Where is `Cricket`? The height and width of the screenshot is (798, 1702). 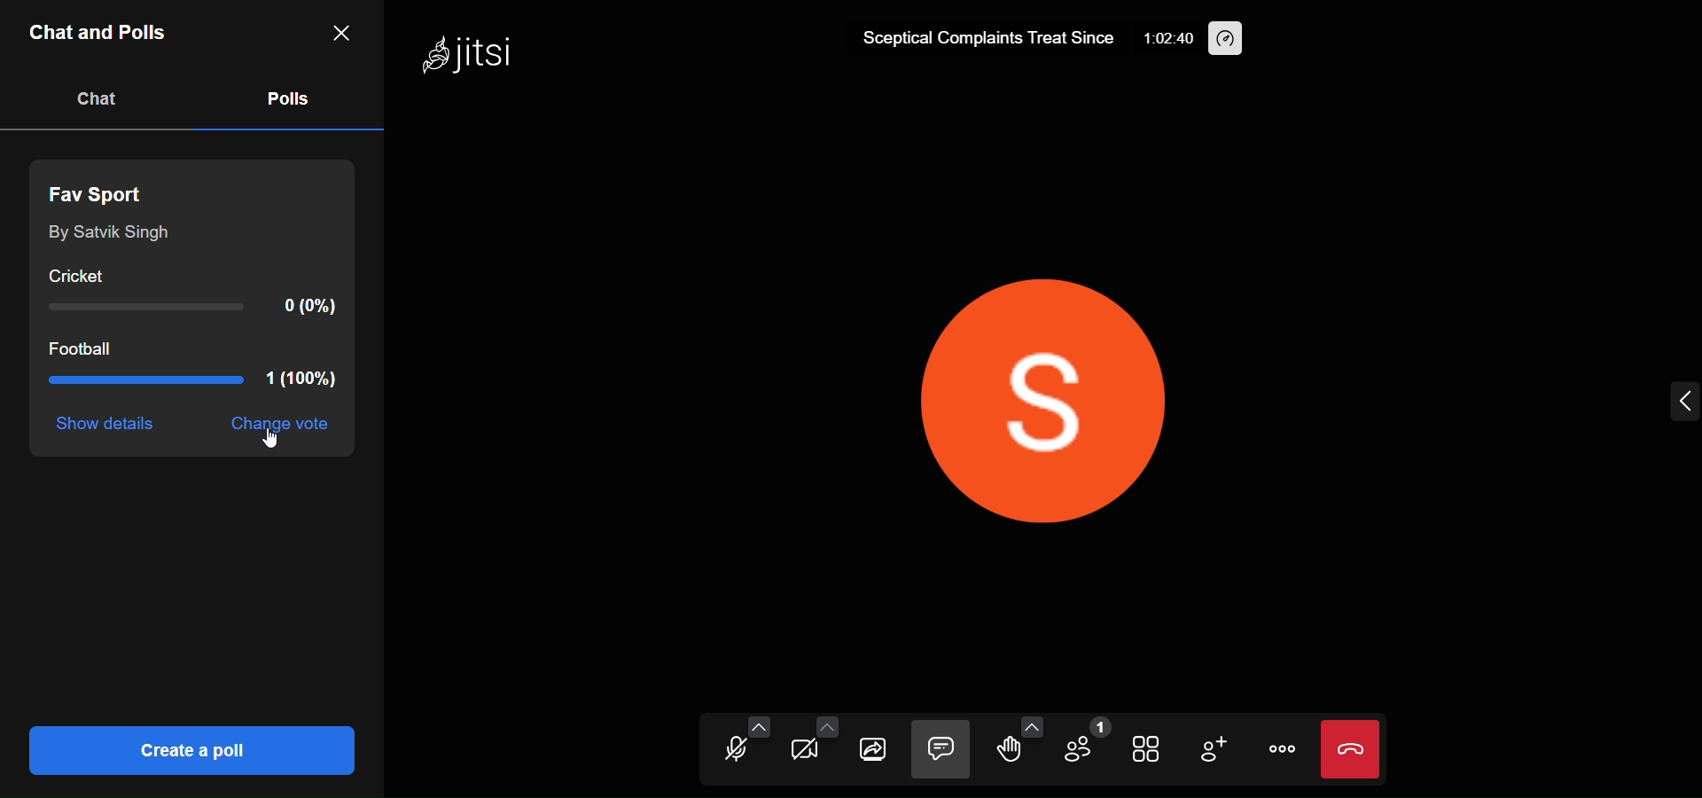 Cricket is located at coordinates (78, 272).